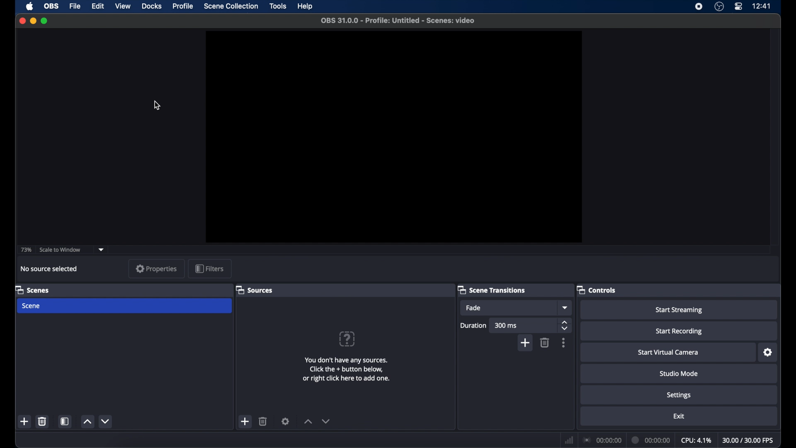 Image resolution: width=796 pixels, height=448 pixels. What do you see at coordinates (523, 324) in the screenshot?
I see `300 ms` at bounding box center [523, 324].